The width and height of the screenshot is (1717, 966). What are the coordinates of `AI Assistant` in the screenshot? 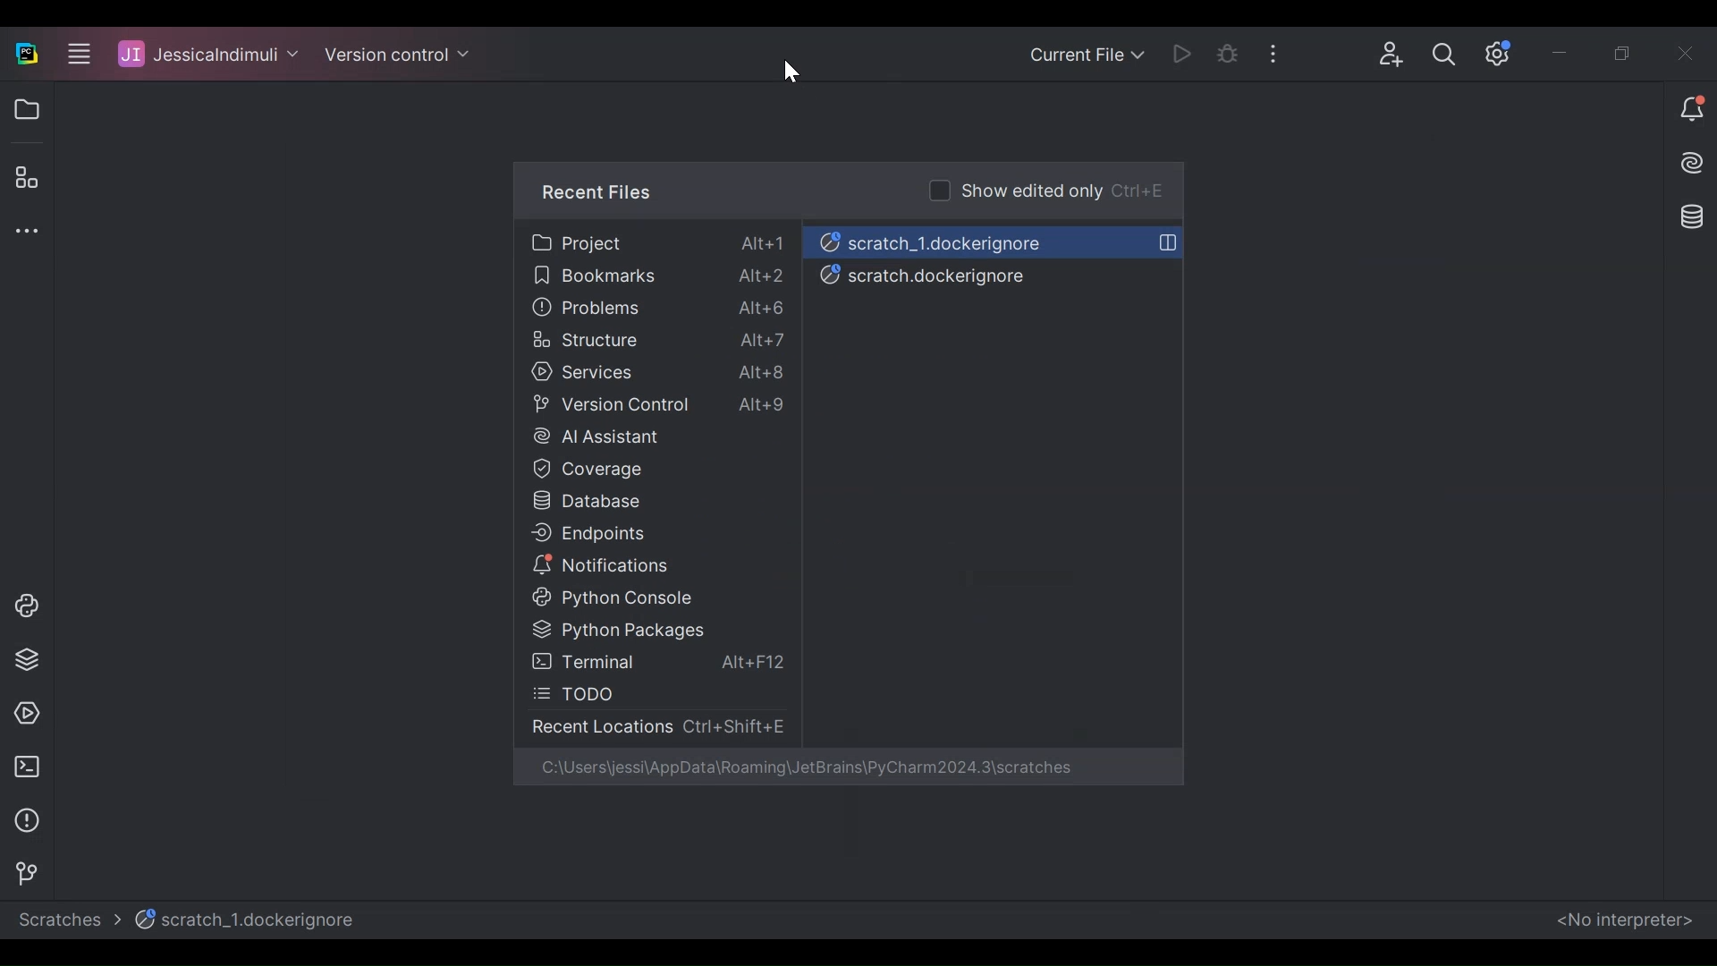 It's located at (1684, 167).